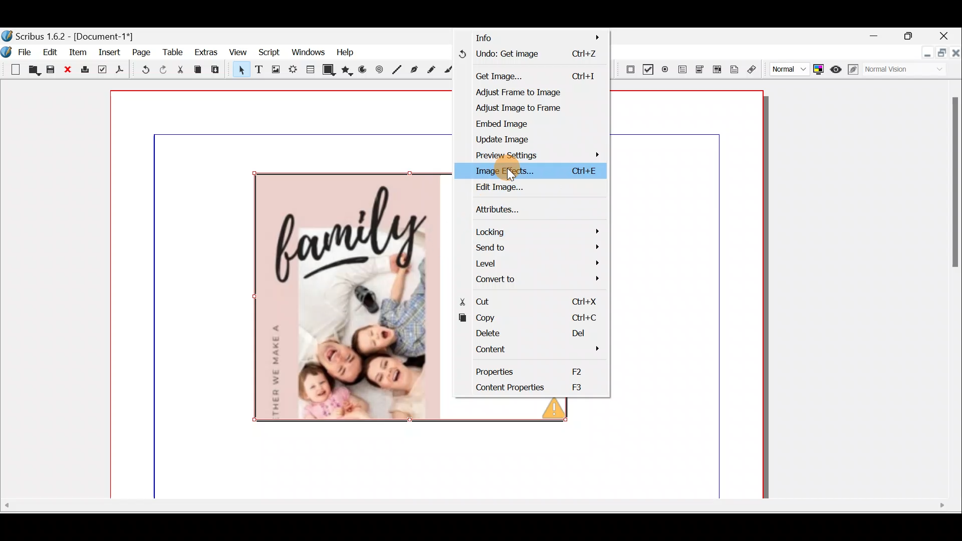 The width and height of the screenshot is (962, 541). Describe the element at coordinates (102, 71) in the screenshot. I see `Preflight verifier` at that location.